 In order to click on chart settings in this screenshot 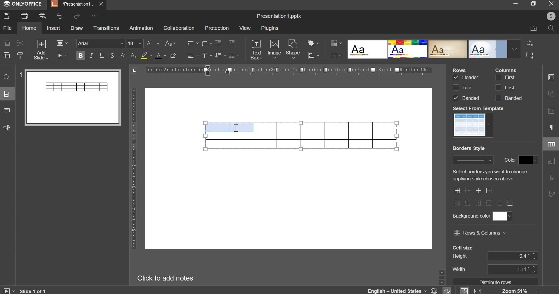, I will do `click(313, 55)`.